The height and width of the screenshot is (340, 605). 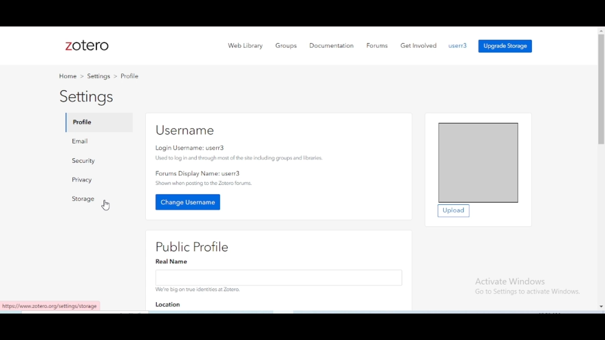 What do you see at coordinates (246, 45) in the screenshot?
I see `web library` at bounding box center [246, 45].